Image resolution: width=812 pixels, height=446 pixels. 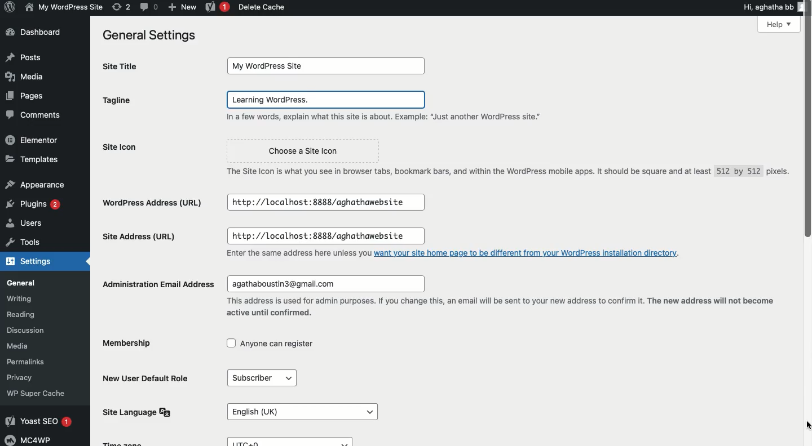 I want to click on Membership, so click(x=129, y=344).